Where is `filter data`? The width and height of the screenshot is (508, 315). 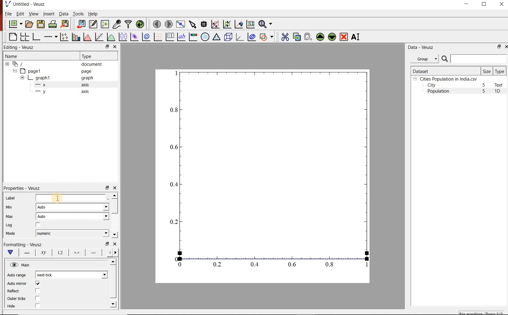
filter data is located at coordinates (129, 24).